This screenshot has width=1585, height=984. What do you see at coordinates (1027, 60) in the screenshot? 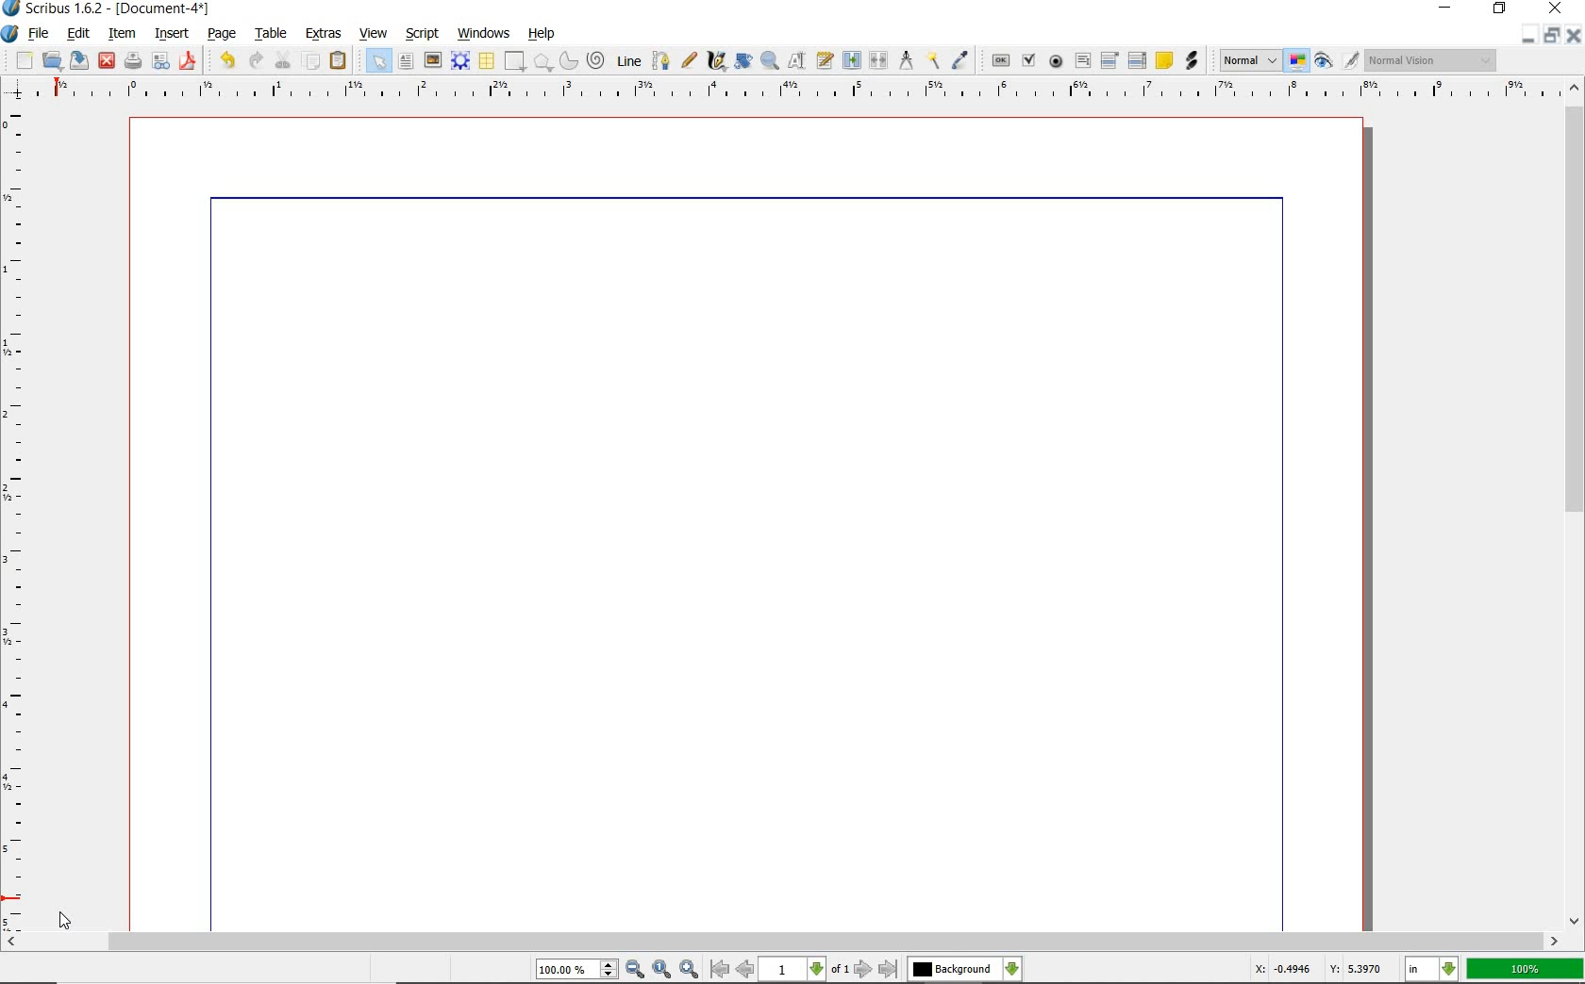
I see `pdf check box` at bounding box center [1027, 60].